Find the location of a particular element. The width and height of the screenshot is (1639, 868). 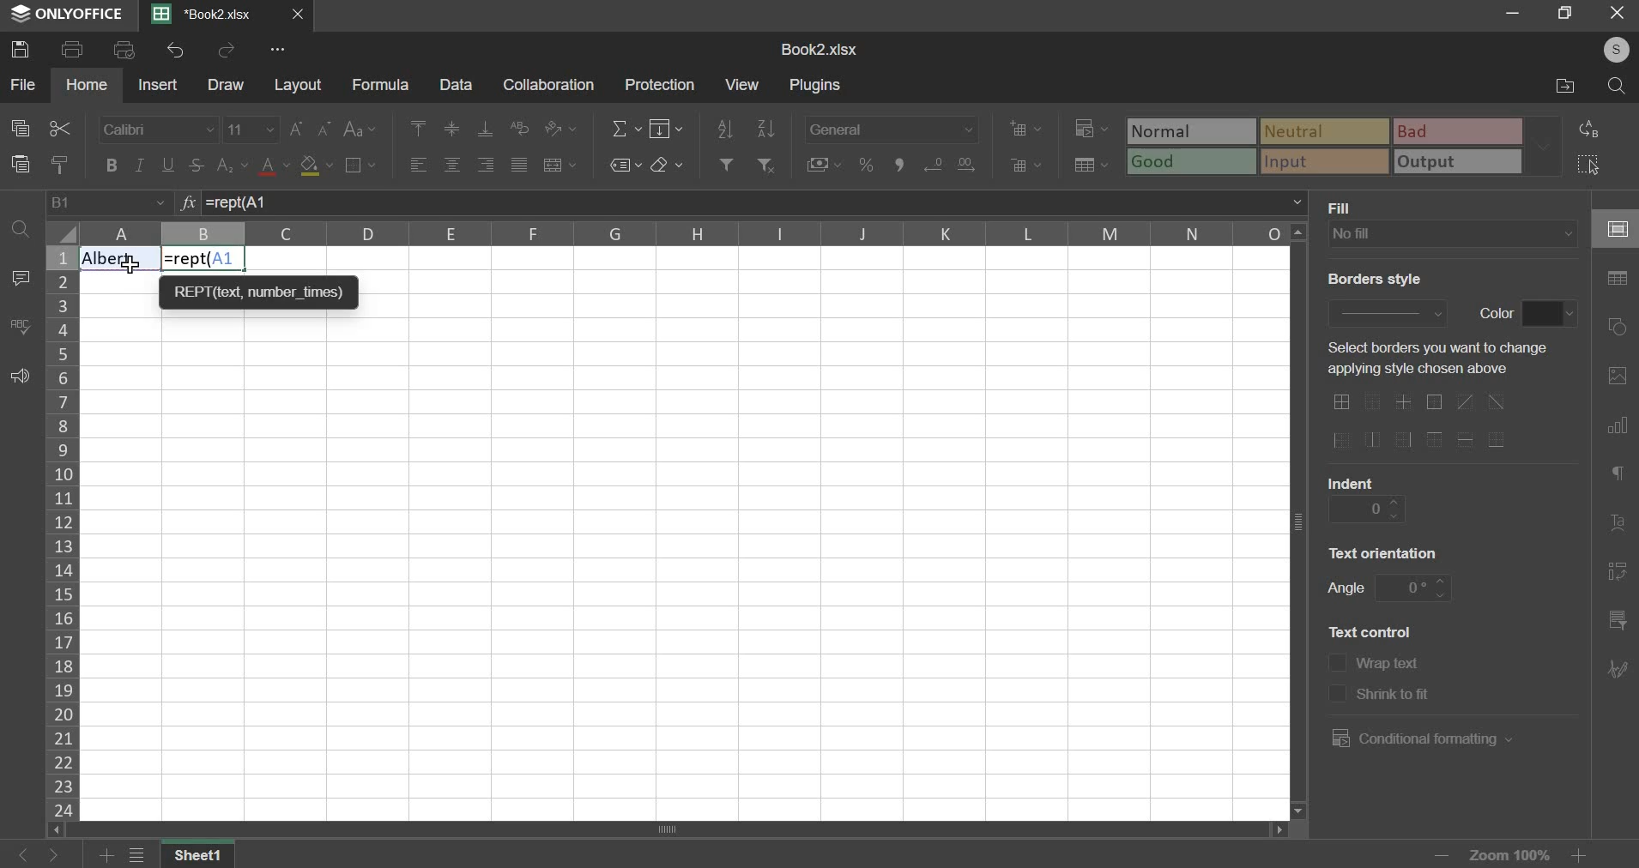

text art settings is located at coordinates (1621, 521).